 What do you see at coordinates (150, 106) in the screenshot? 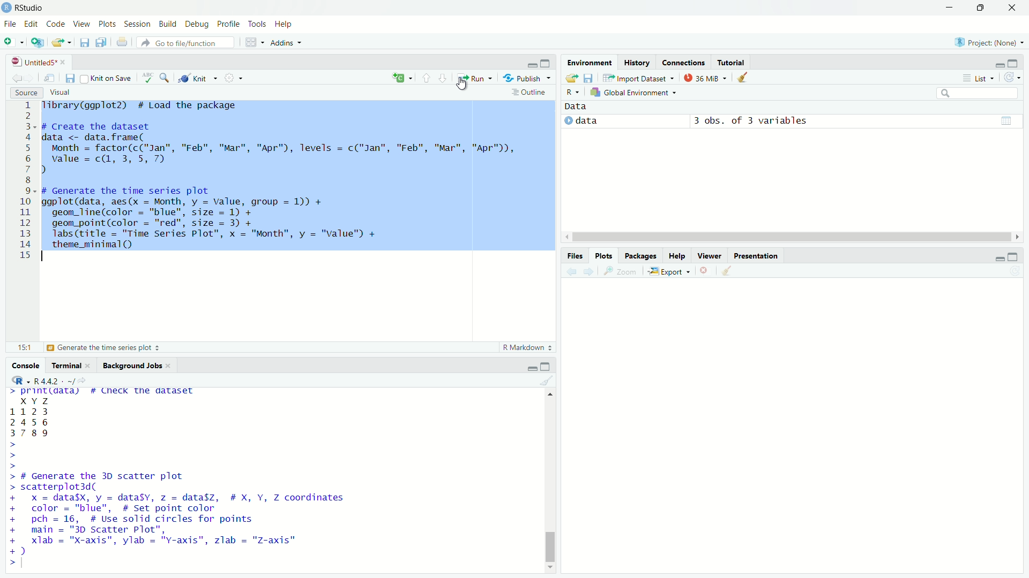
I see `library to load the package` at bounding box center [150, 106].